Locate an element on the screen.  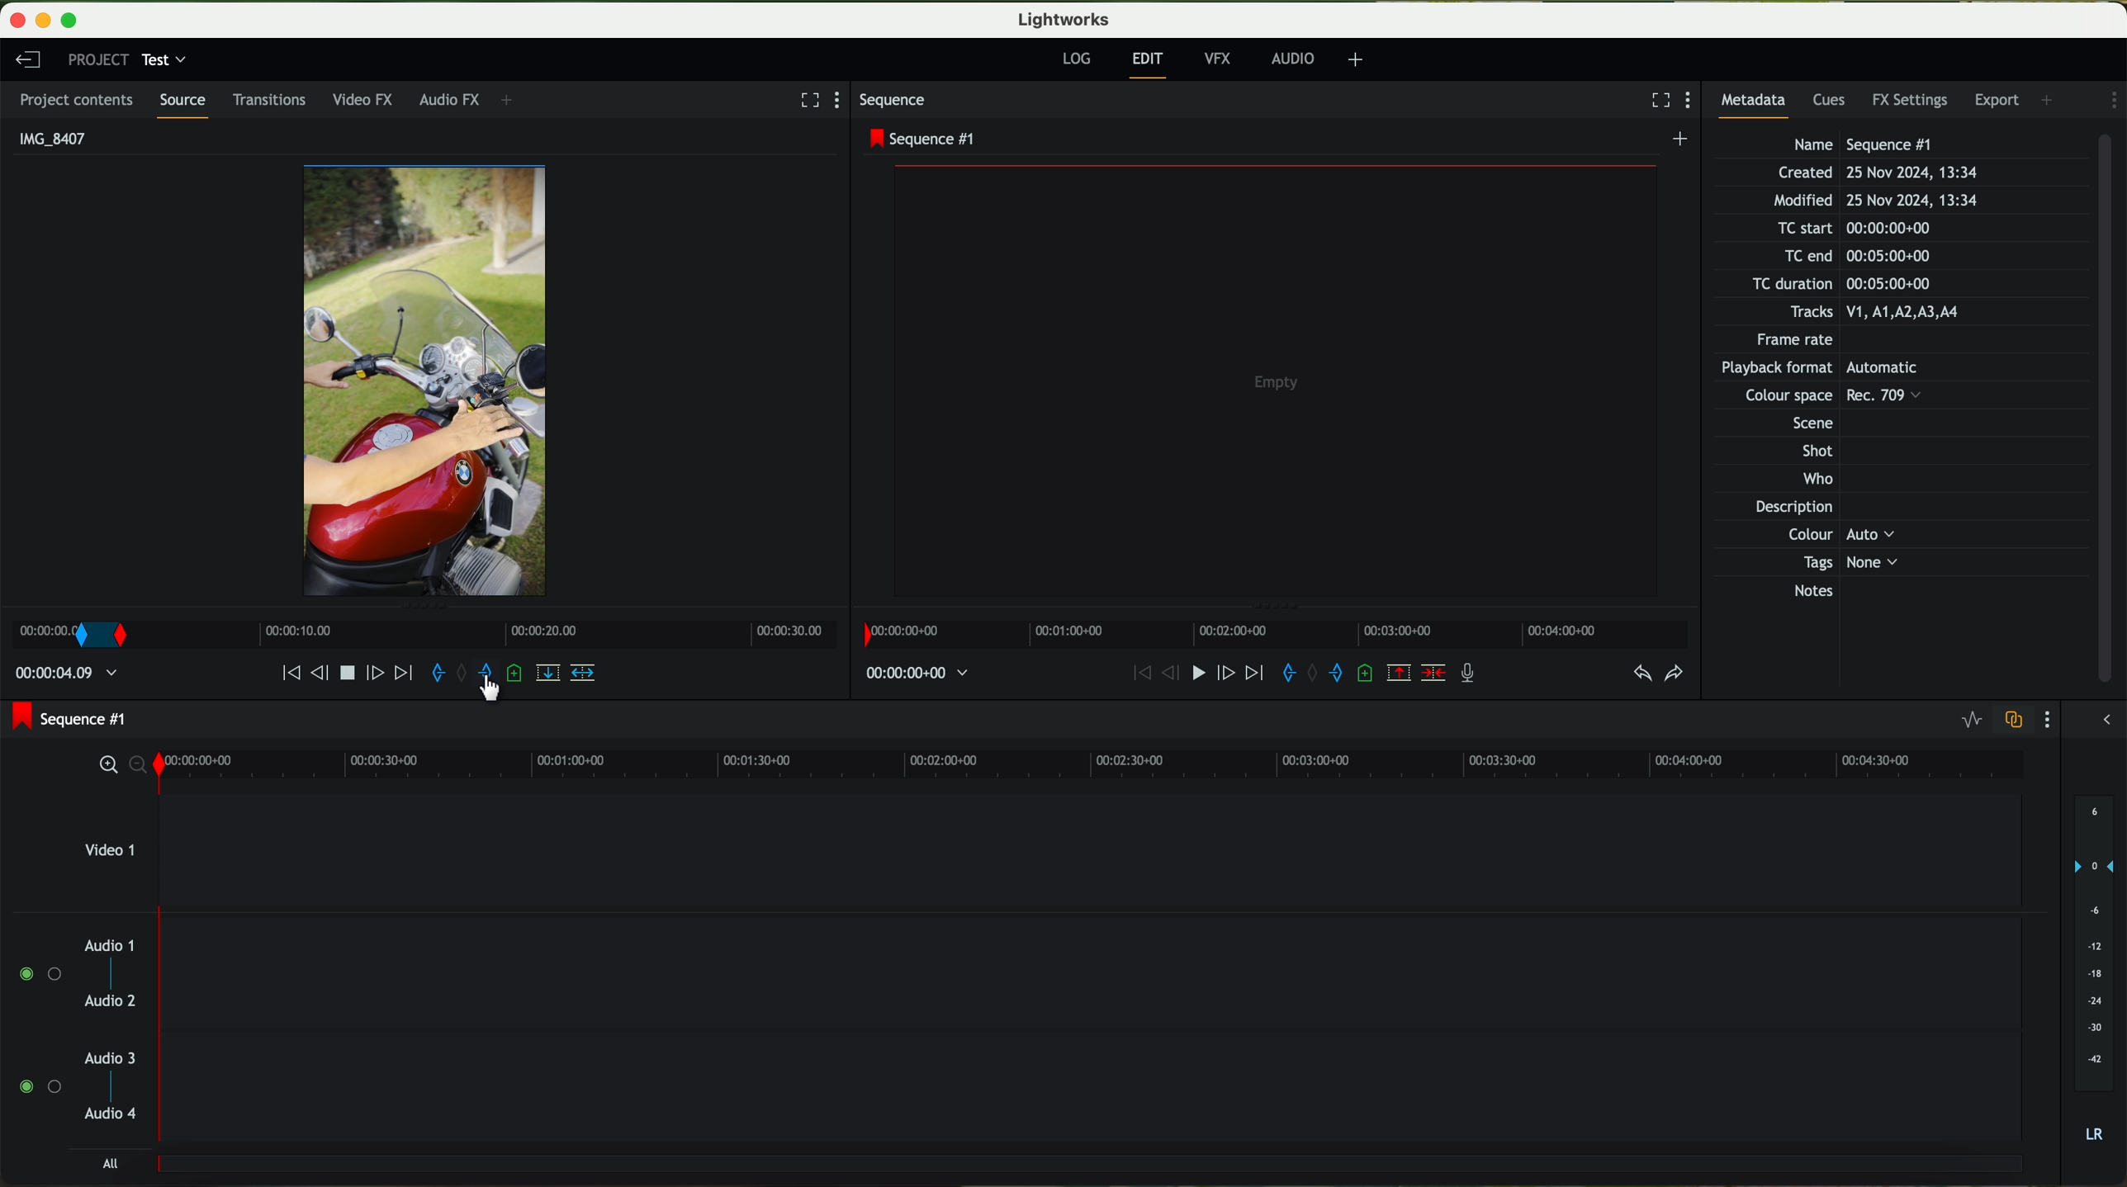
move foward is located at coordinates (403, 674).